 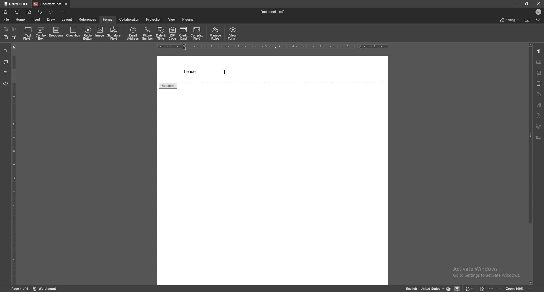 I want to click on f, so click(x=108, y=20).